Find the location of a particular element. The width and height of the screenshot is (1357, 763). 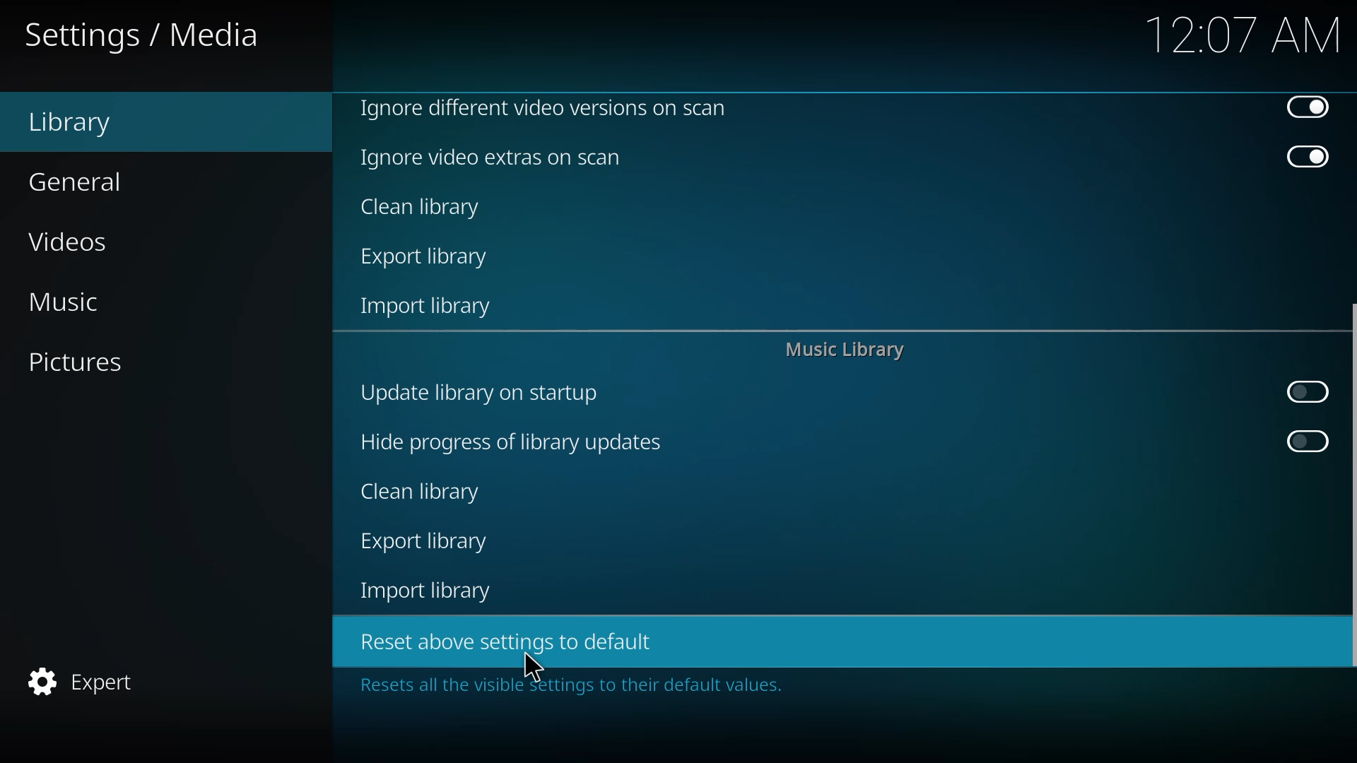

ignore is located at coordinates (543, 107).